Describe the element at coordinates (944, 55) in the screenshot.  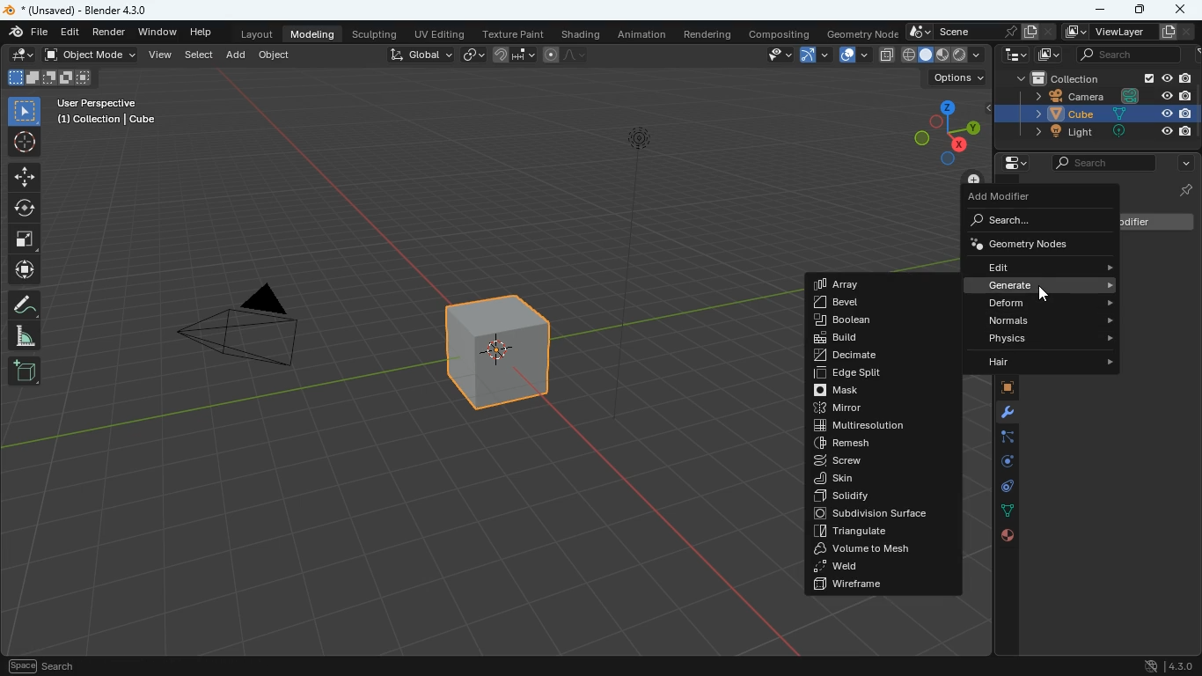
I see `image type` at that location.